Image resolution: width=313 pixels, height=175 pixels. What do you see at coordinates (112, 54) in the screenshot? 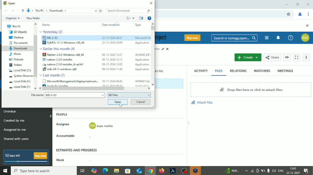
I see `09-12-2024 12:27` at bounding box center [112, 54].